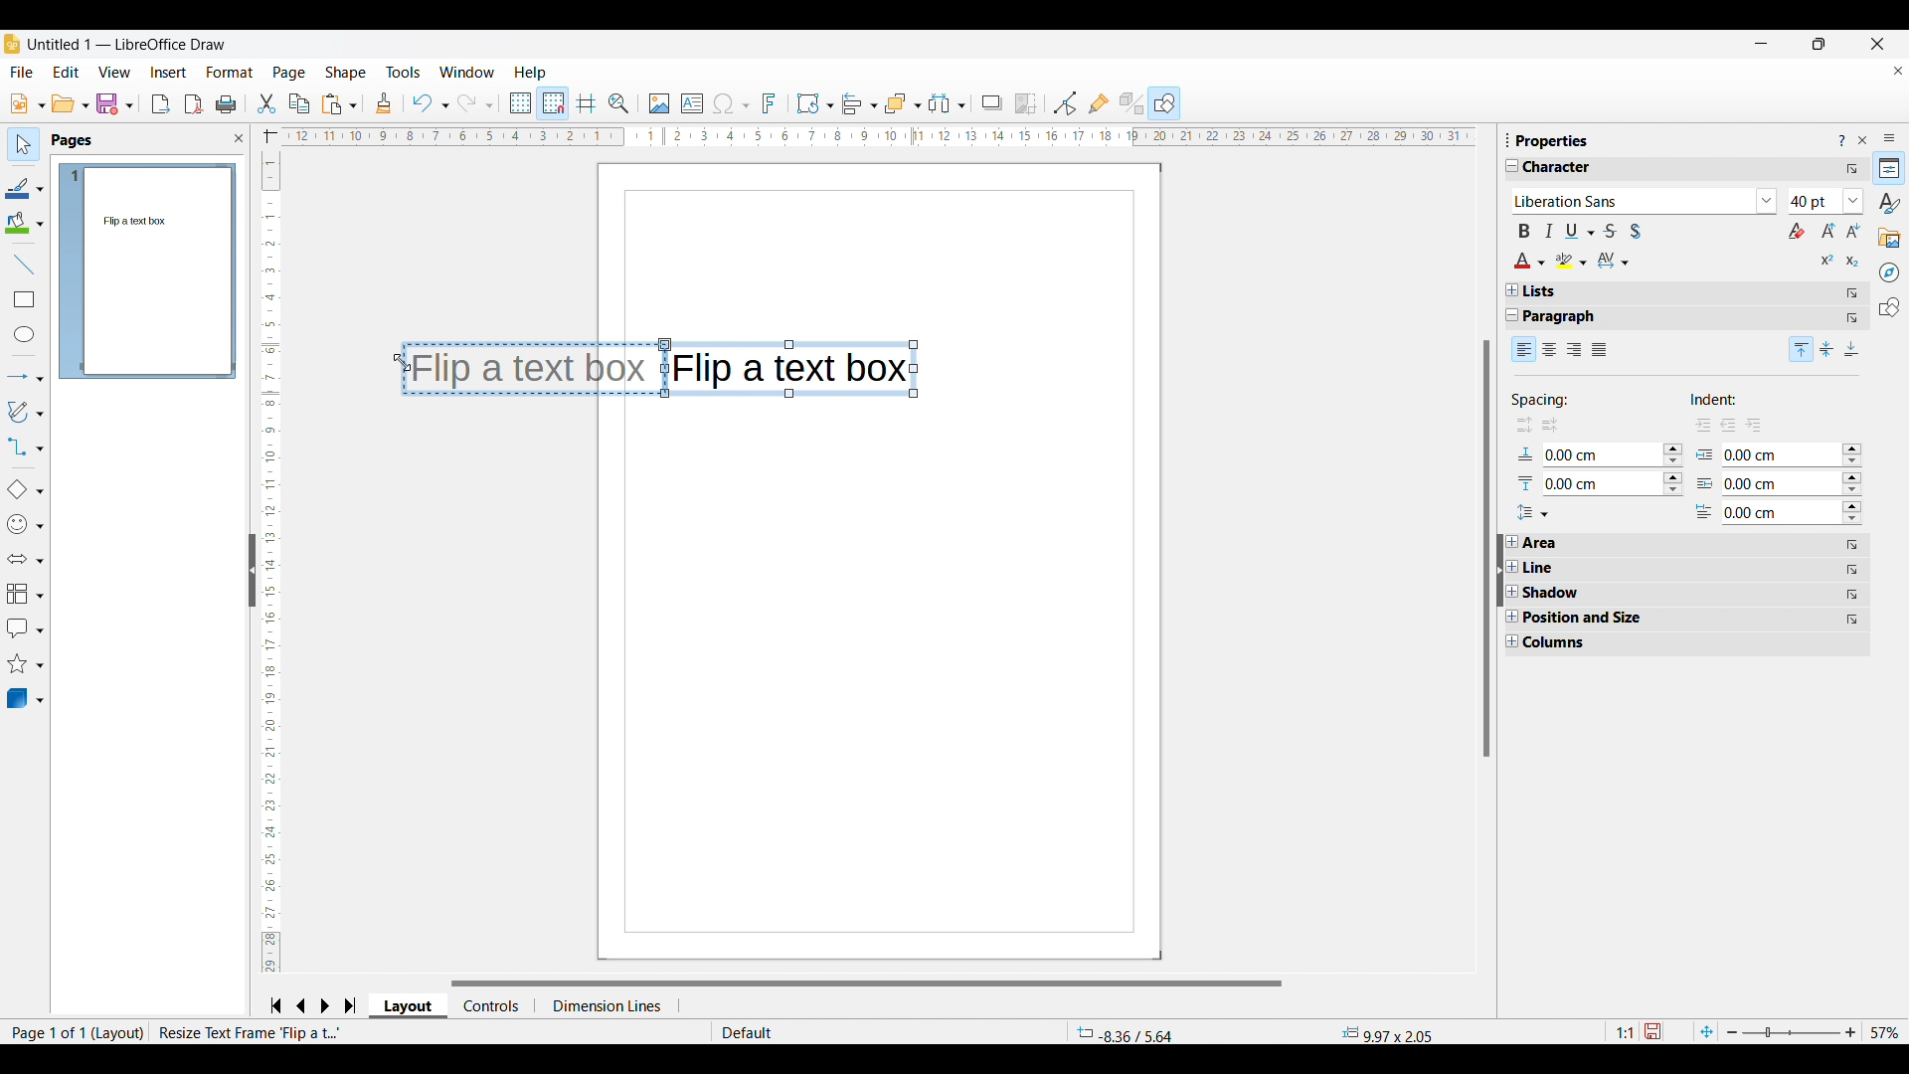 Image resolution: width=1909 pixels, height=1074 pixels. Describe the element at coordinates (1553, 140) in the screenshot. I see `properties` at that location.